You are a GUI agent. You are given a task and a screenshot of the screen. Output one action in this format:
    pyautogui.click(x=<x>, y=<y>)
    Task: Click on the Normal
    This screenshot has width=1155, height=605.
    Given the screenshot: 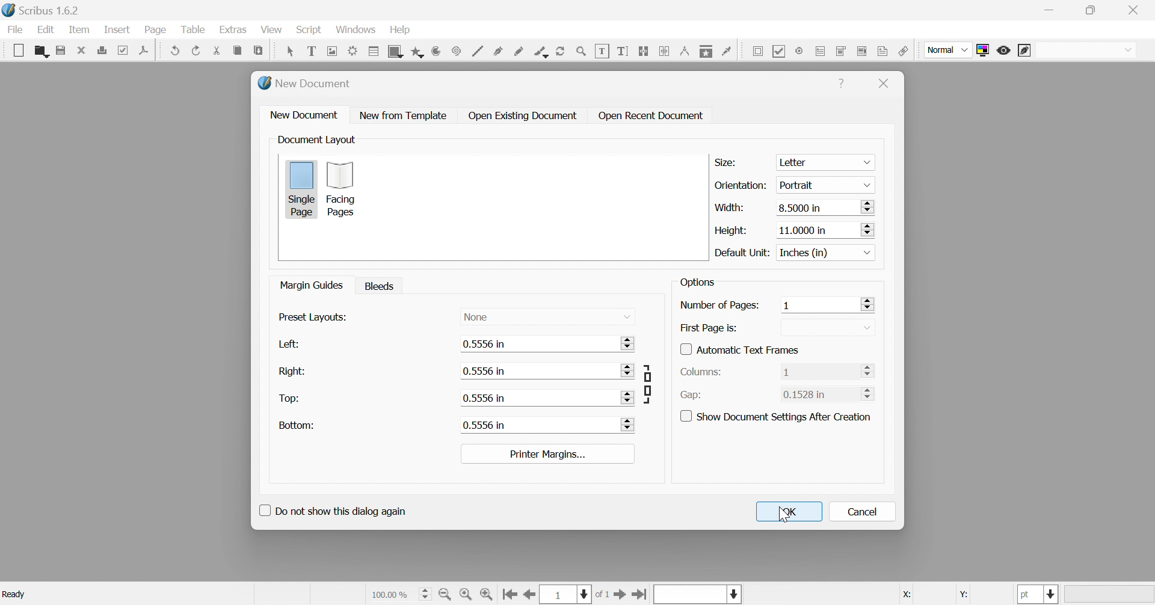 What is the action you would take?
    pyautogui.click(x=947, y=50)
    